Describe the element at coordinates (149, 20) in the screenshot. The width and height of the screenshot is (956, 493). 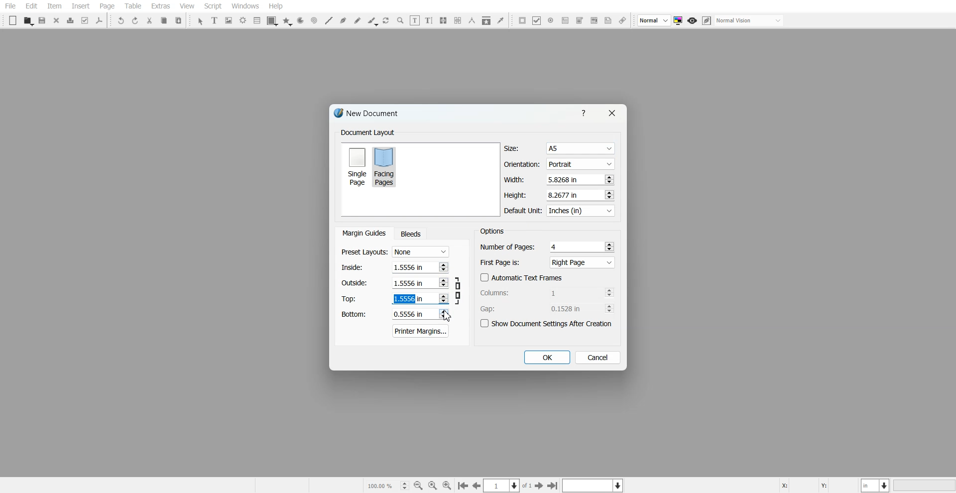
I see `Cut` at that location.